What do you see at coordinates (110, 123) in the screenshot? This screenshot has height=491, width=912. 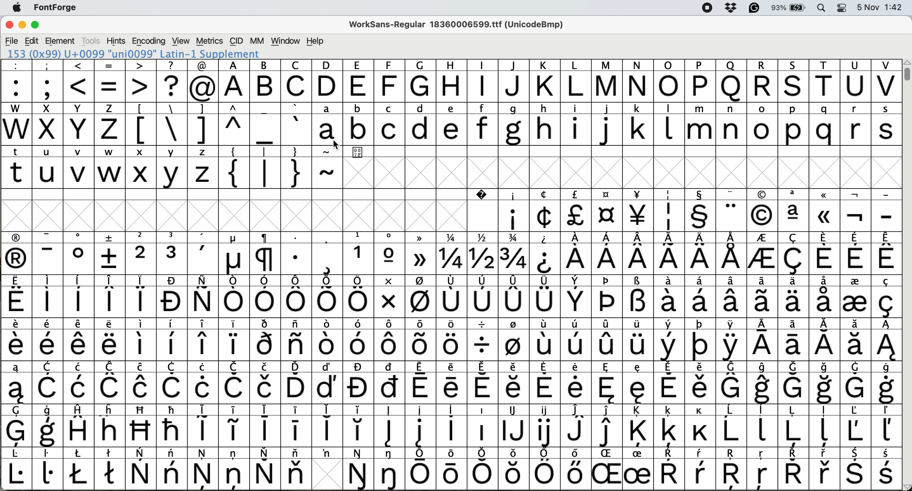 I see `z` at bounding box center [110, 123].